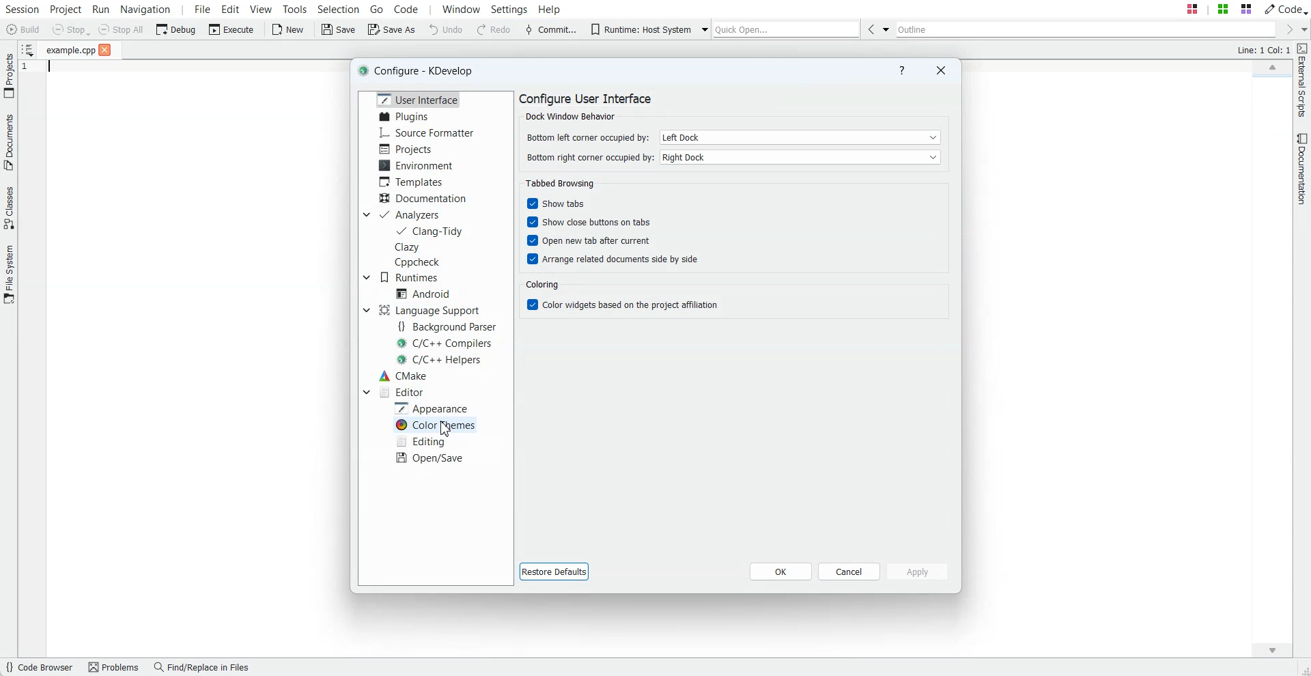  I want to click on Editor, so click(402, 392).